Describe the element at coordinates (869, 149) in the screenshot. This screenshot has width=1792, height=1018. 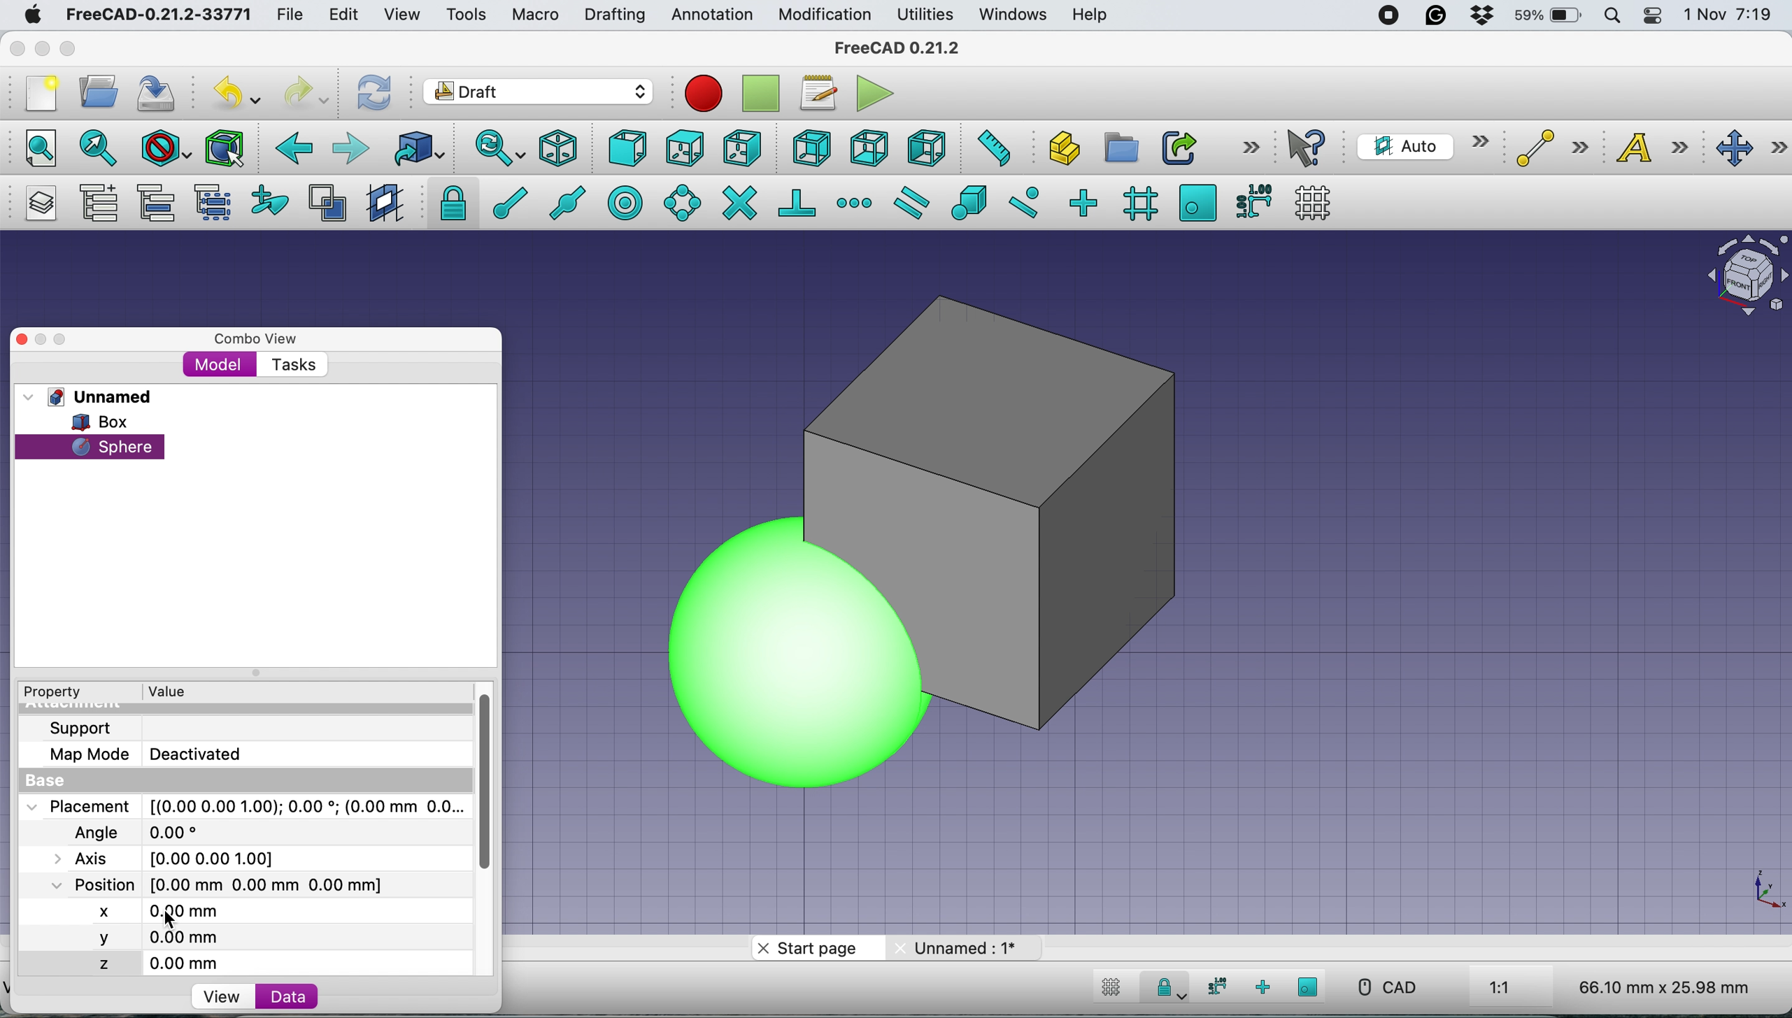
I see `bottom` at that location.